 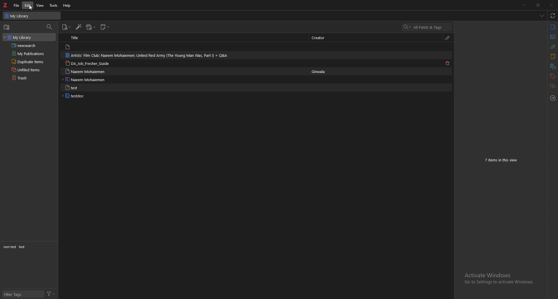 I want to click on new collection, so click(x=6, y=27).